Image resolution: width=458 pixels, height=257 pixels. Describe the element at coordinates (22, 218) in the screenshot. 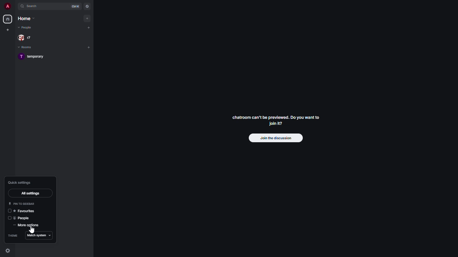

I see `people` at that location.